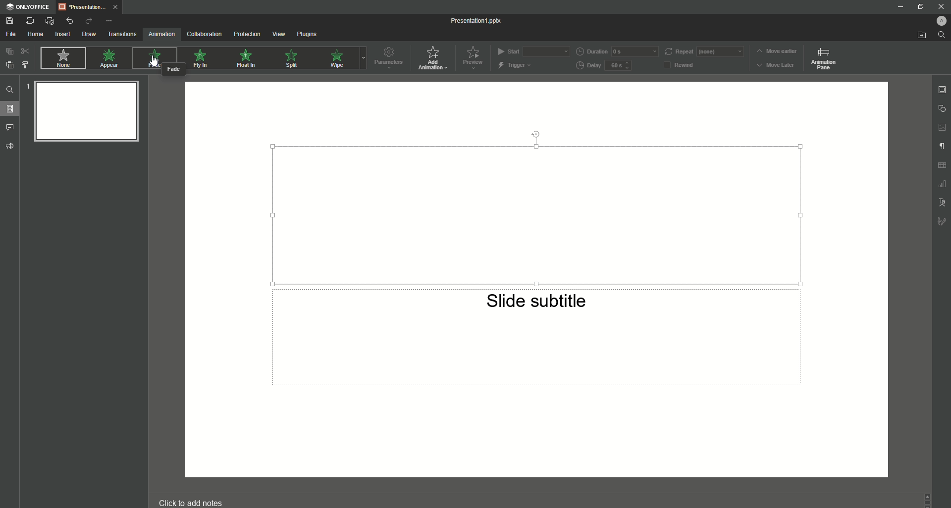 The image size is (951, 508). Describe the element at coordinates (84, 114) in the screenshot. I see `Slide Preview` at that location.